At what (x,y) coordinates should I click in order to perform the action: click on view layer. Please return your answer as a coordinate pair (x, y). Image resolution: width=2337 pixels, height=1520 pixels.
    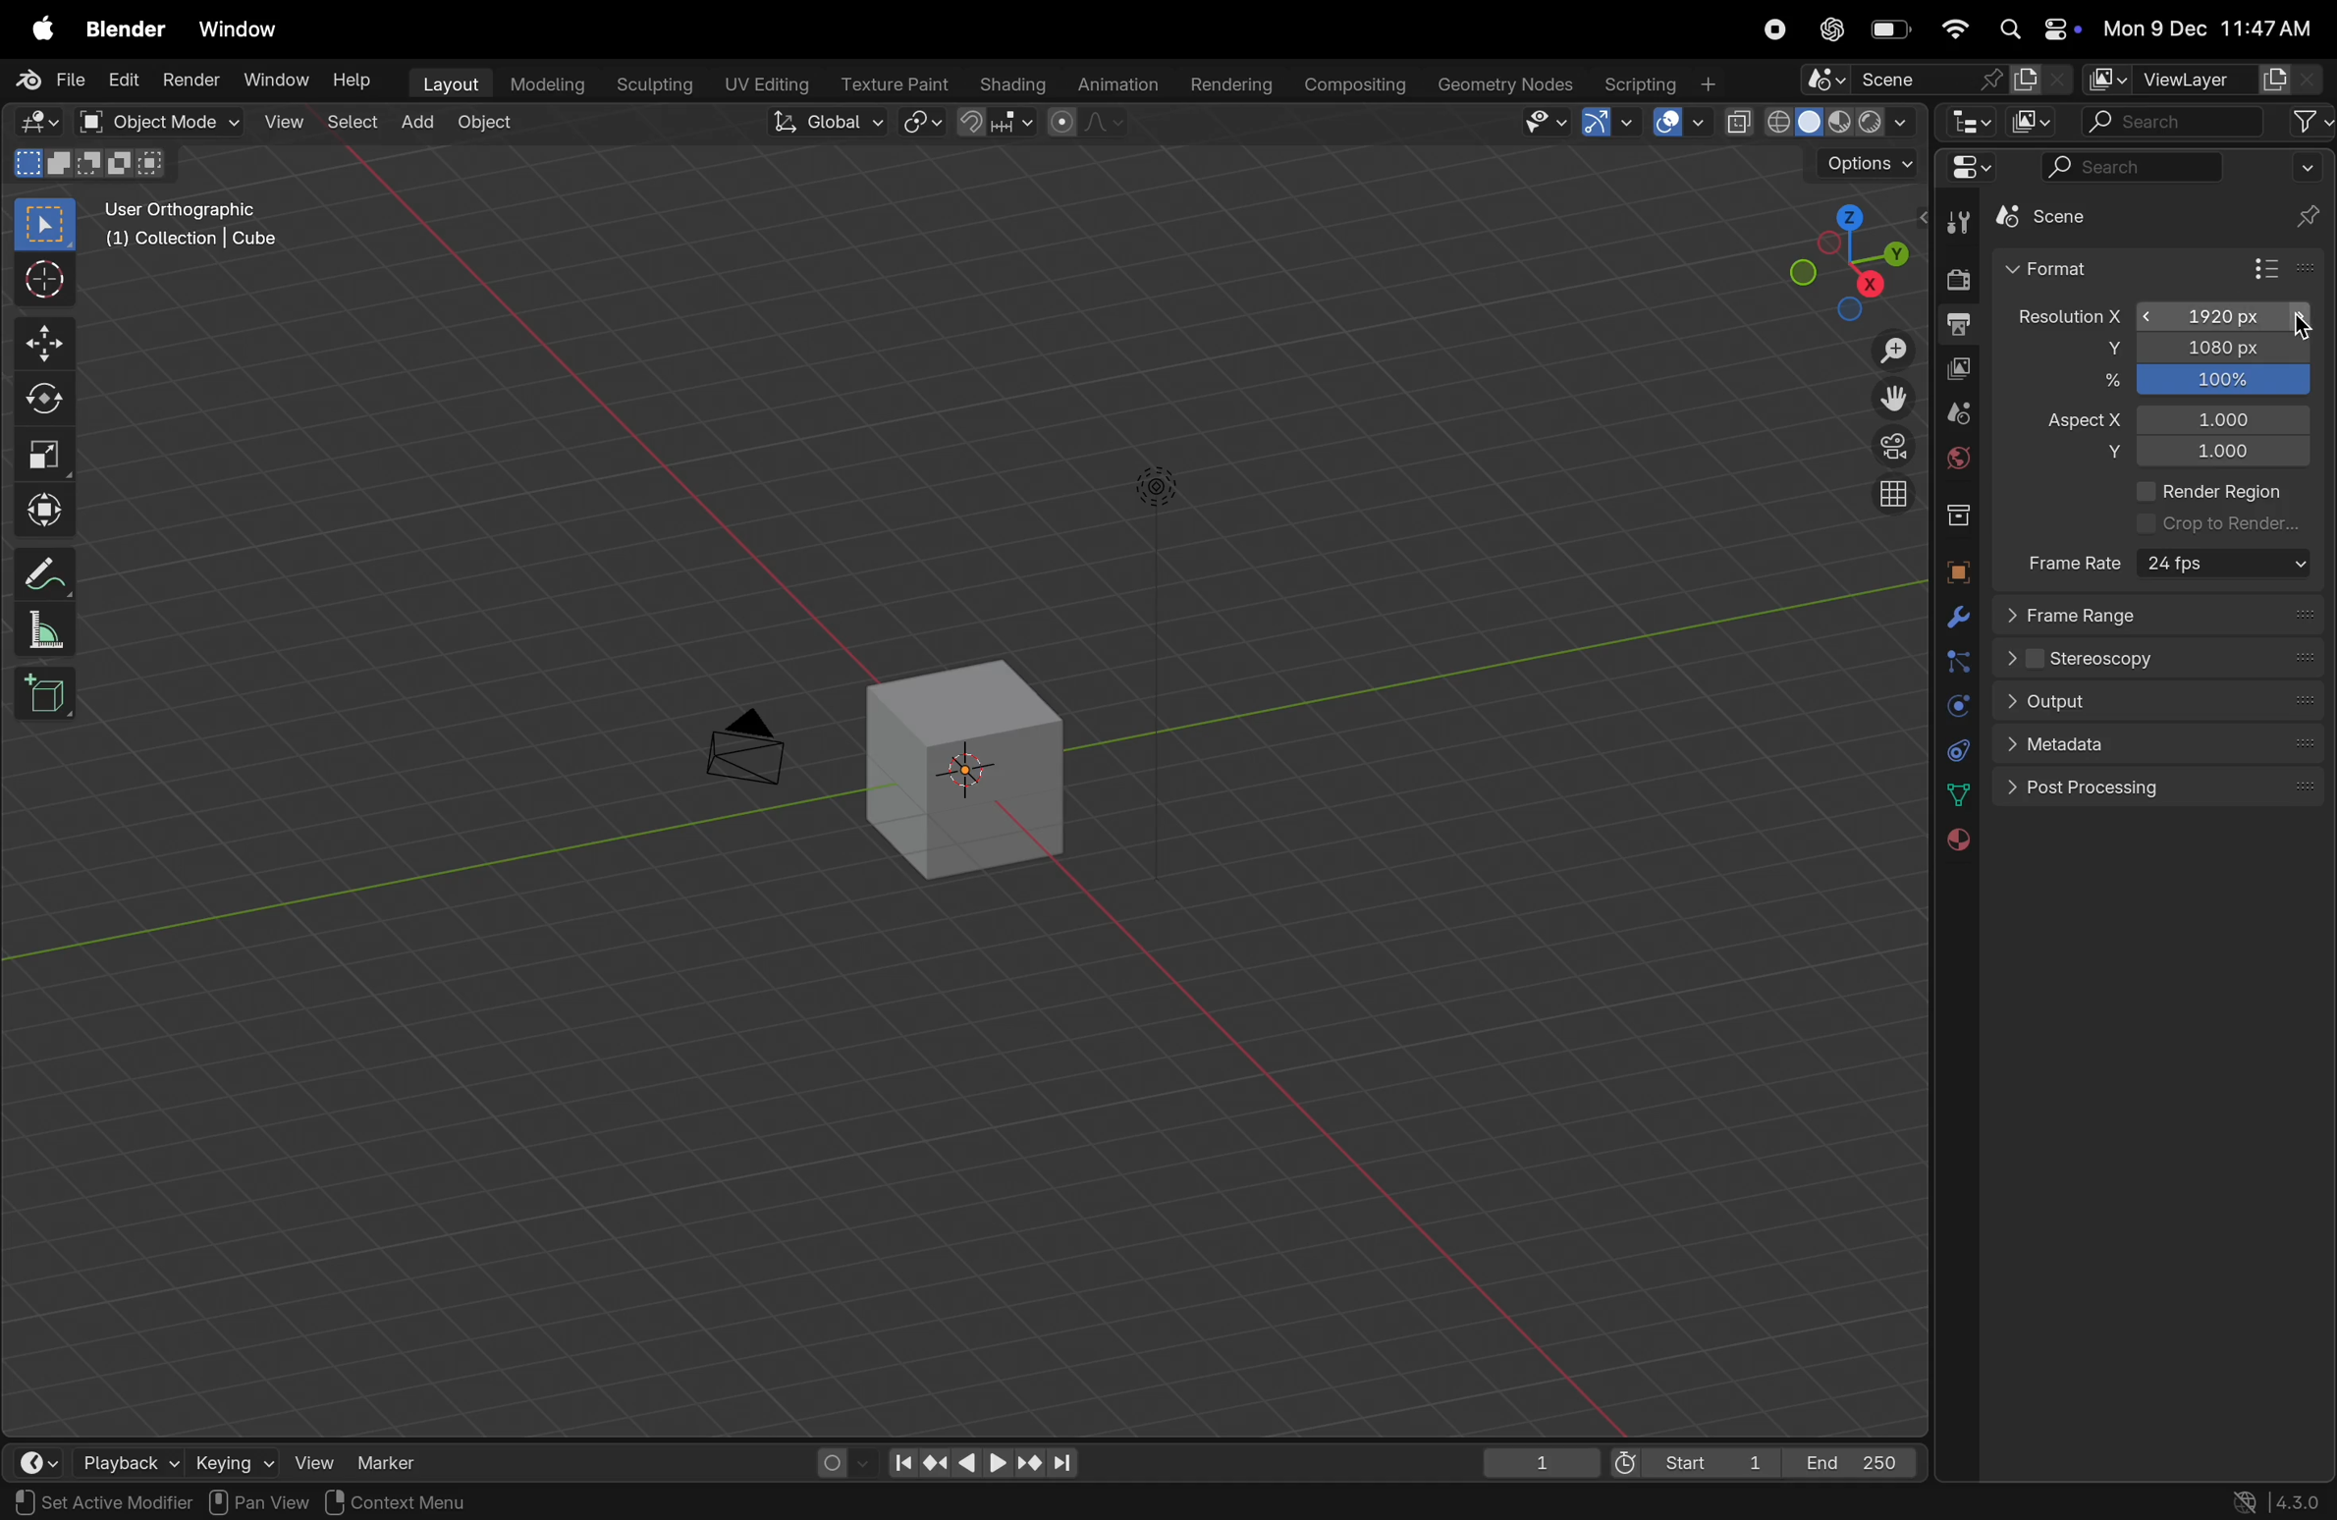
    Looking at the image, I should click on (2201, 80).